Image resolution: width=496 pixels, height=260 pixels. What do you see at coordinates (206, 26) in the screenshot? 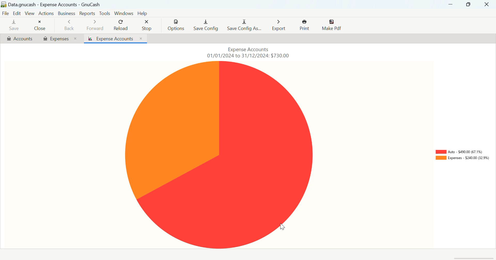
I see `Save Config` at bounding box center [206, 26].